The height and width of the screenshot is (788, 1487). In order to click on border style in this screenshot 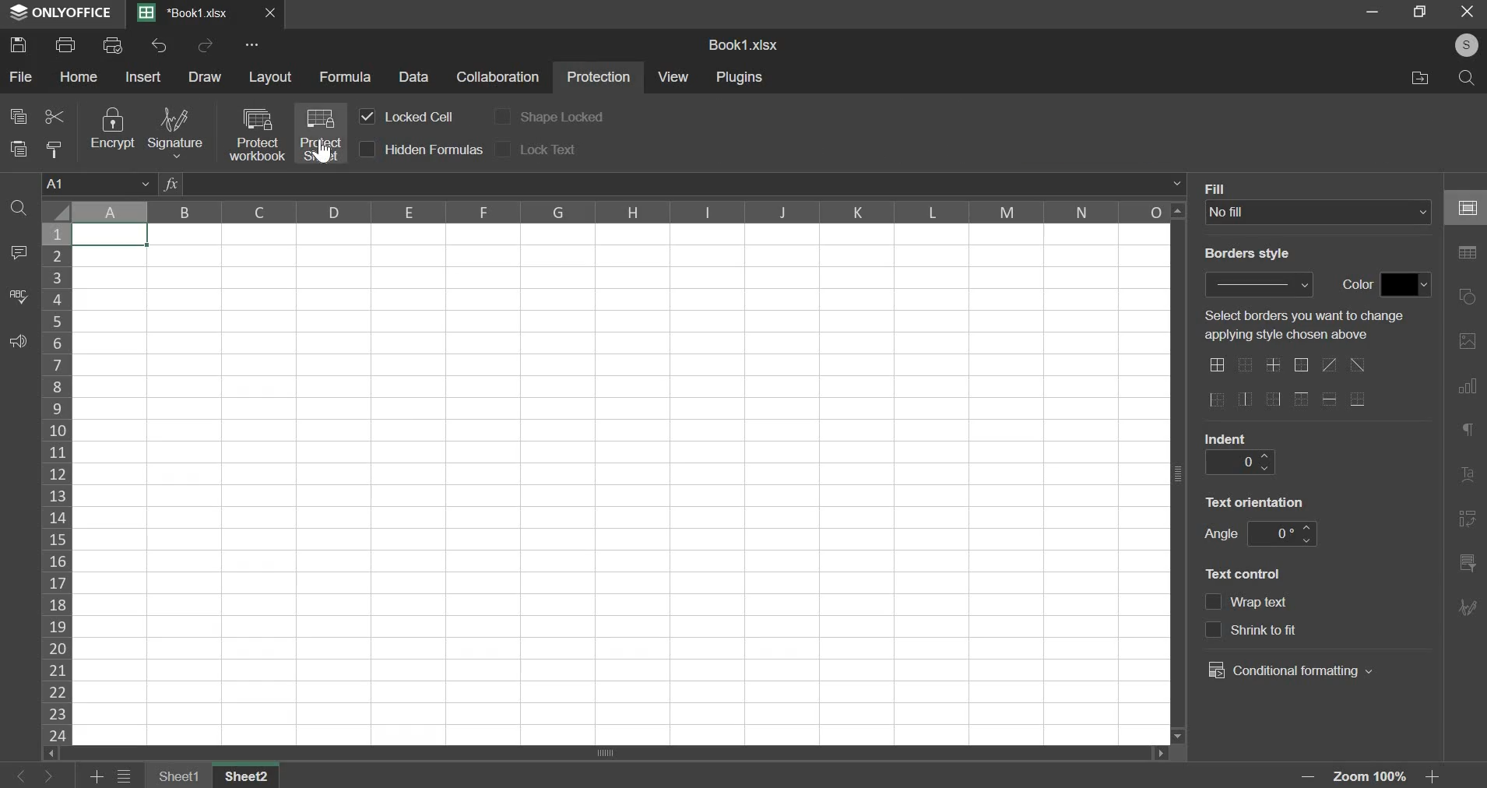, I will do `click(1261, 283)`.